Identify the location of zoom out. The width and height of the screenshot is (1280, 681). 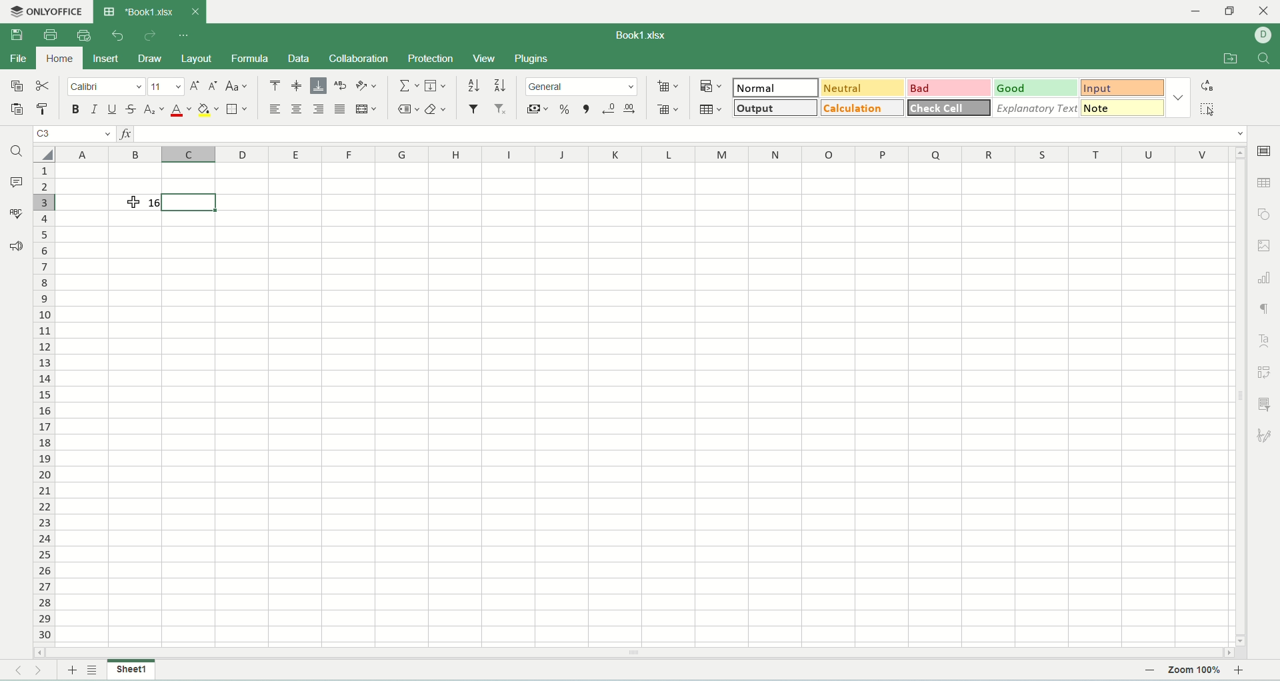
(1150, 670).